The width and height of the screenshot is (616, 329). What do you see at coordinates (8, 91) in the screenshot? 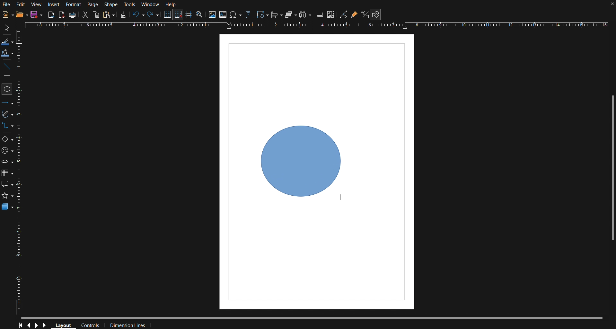
I see `Circle` at bounding box center [8, 91].